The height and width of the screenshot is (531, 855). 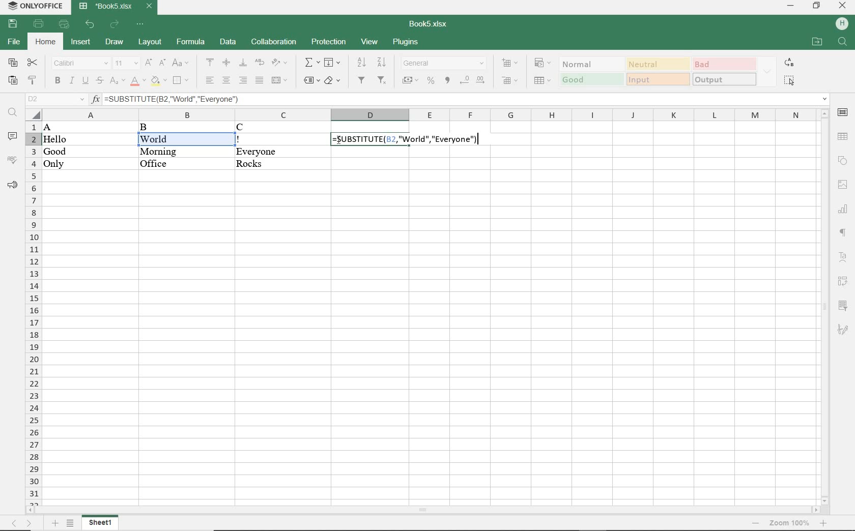 What do you see at coordinates (208, 79) in the screenshot?
I see `align left` at bounding box center [208, 79].